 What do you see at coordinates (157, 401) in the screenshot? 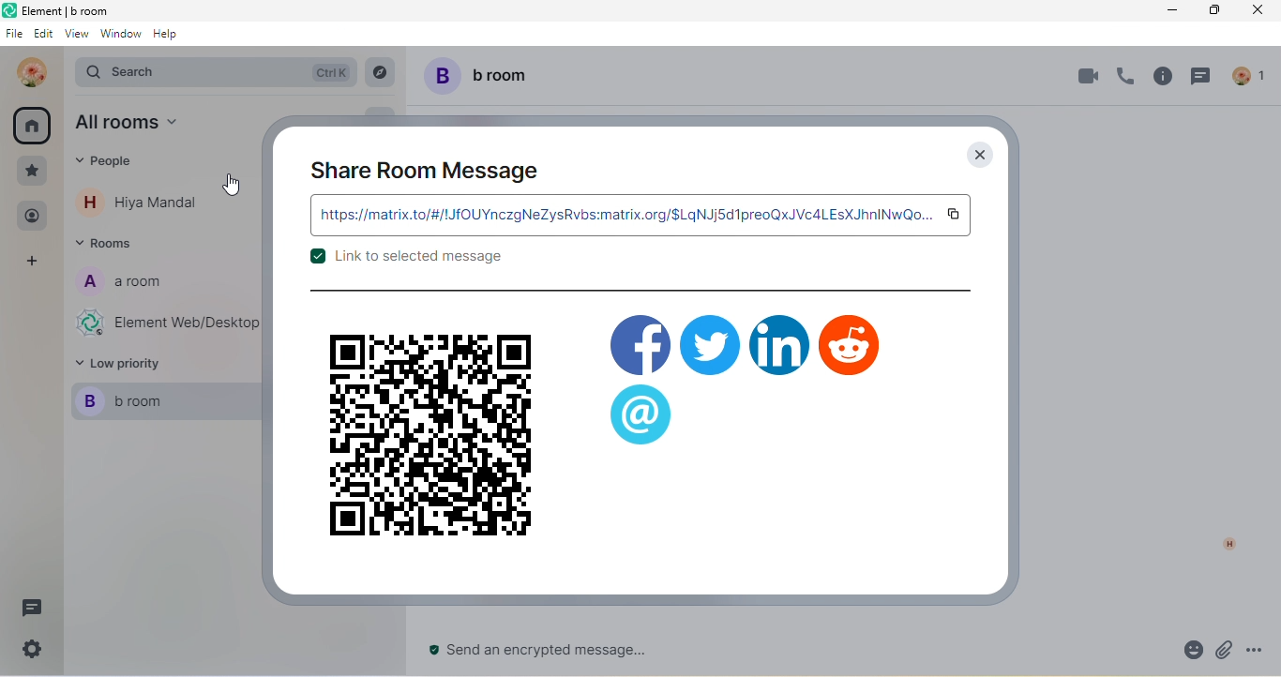
I see `b room` at bounding box center [157, 401].